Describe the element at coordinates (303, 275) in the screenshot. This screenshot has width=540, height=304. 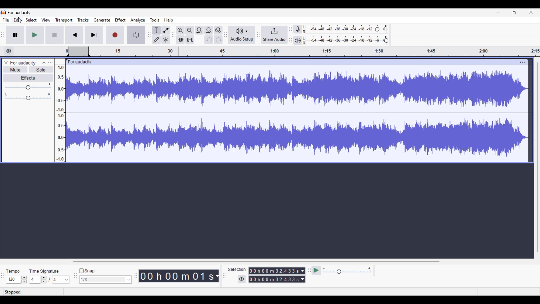
I see `Duration measurement` at that location.